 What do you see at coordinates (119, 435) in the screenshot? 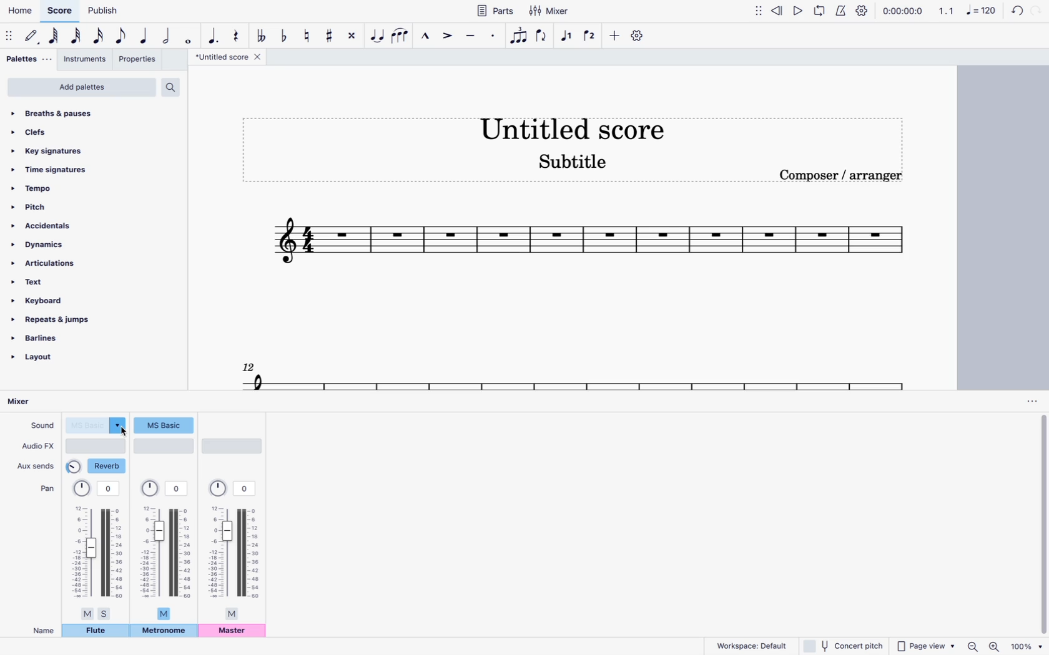
I see `cursor` at bounding box center [119, 435].